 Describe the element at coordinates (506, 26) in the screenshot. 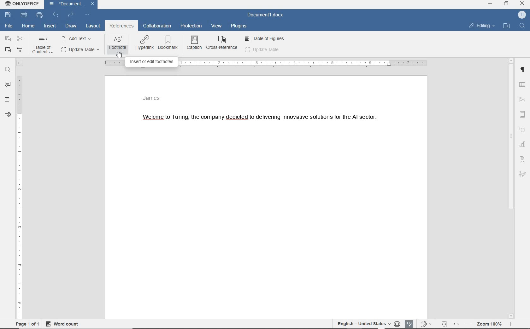

I see `OPEN FILE LOCATION` at that location.